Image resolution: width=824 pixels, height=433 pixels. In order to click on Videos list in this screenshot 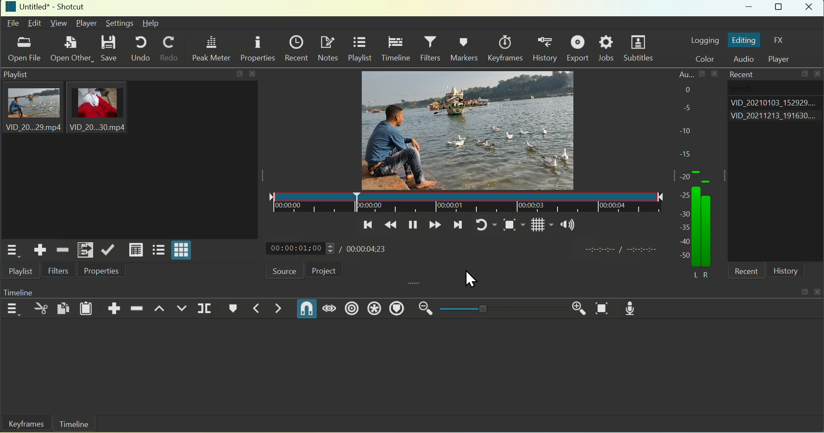, I will do `click(776, 117)`.